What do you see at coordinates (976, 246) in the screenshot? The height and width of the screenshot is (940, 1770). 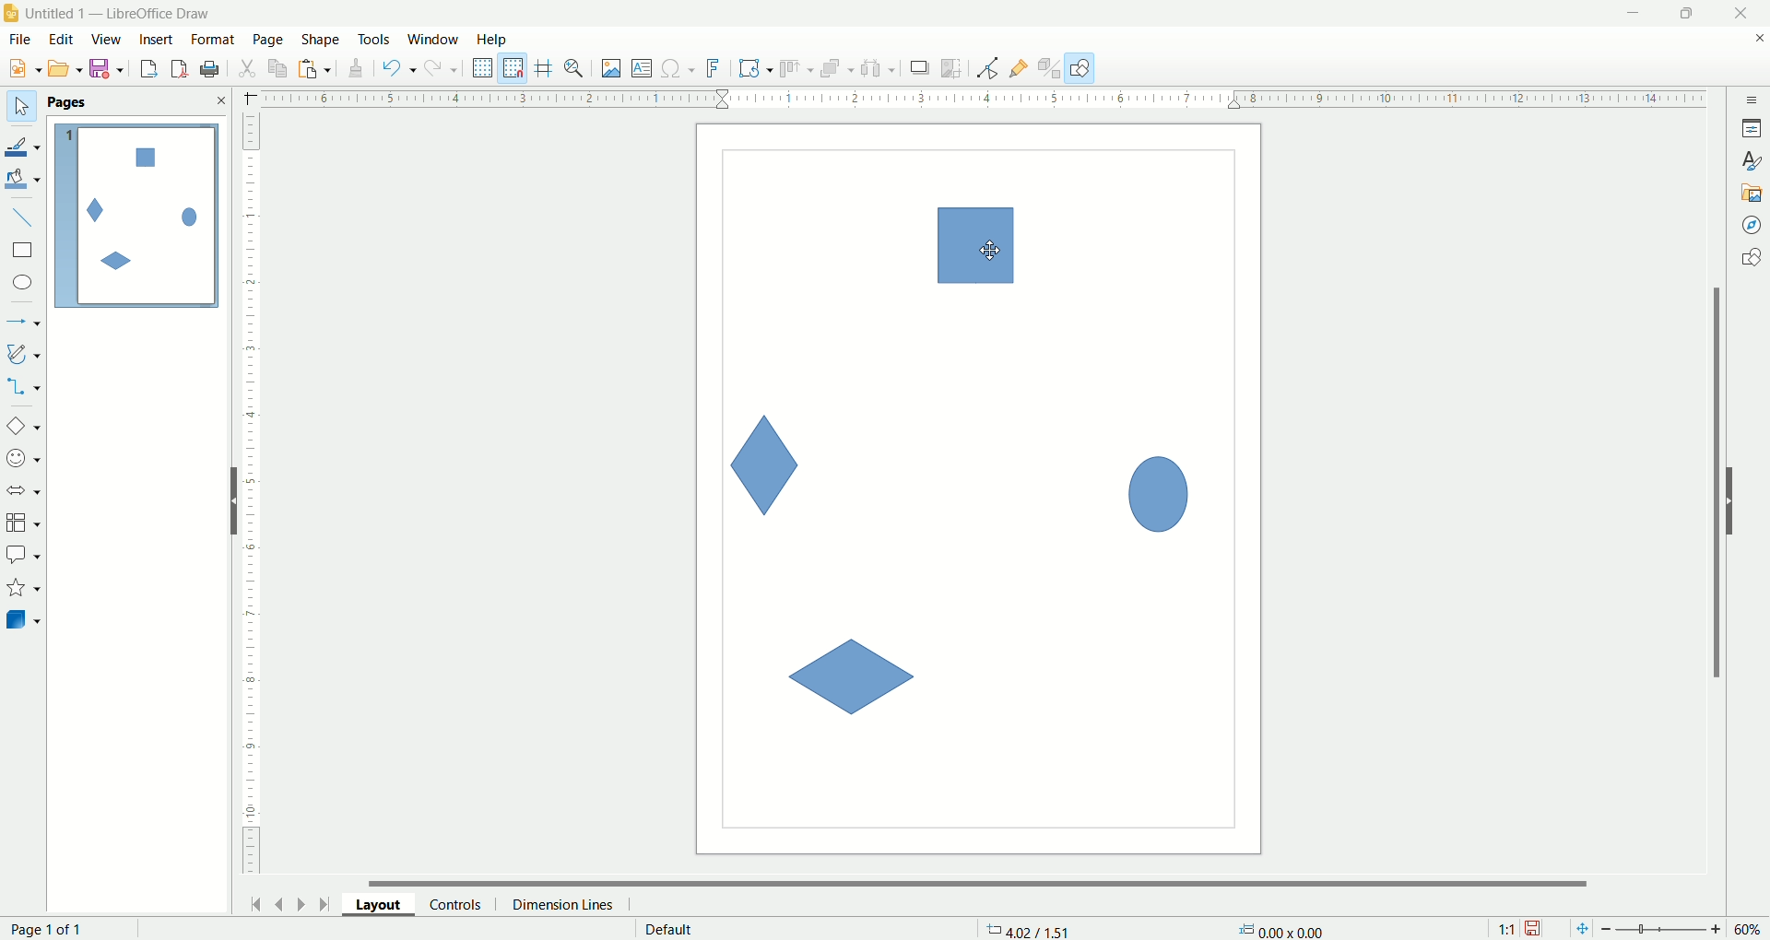 I see `selected shape` at bounding box center [976, 246].